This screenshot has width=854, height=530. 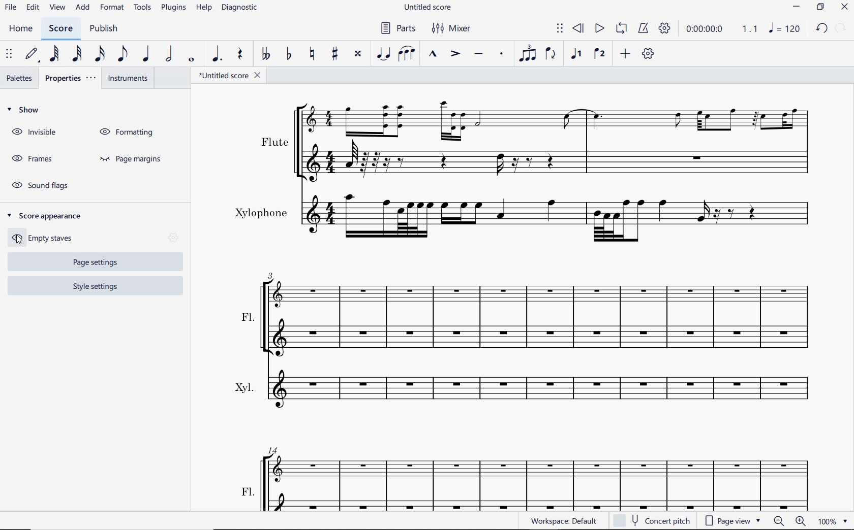 I want to click on QUARTER NOTE, so click(x=146, y=54).